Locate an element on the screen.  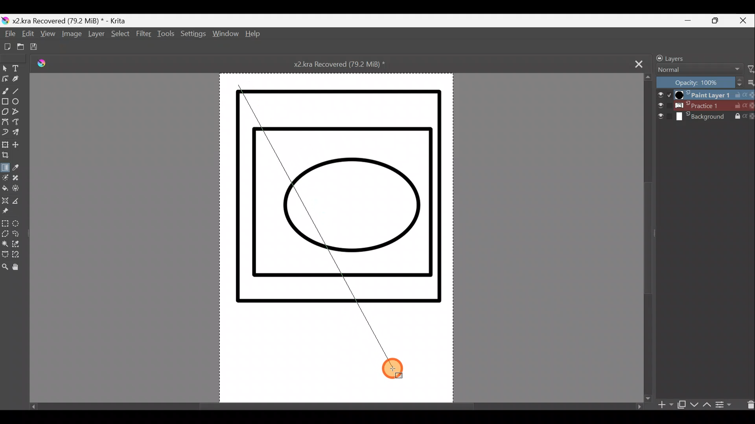
Contiguous selection tool is located at coordinates (5, 245).